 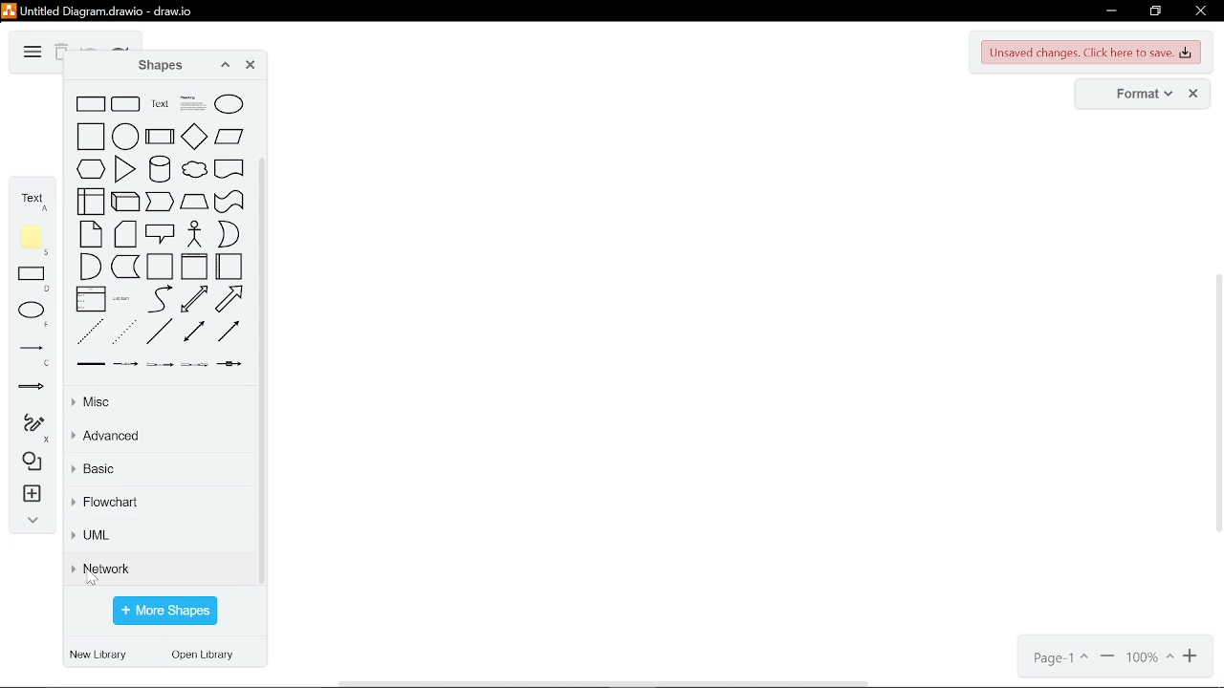 What do you see at coordinates (34, 280) in the screenshot?
I see `rectangle` at bounding box center [34, 280].